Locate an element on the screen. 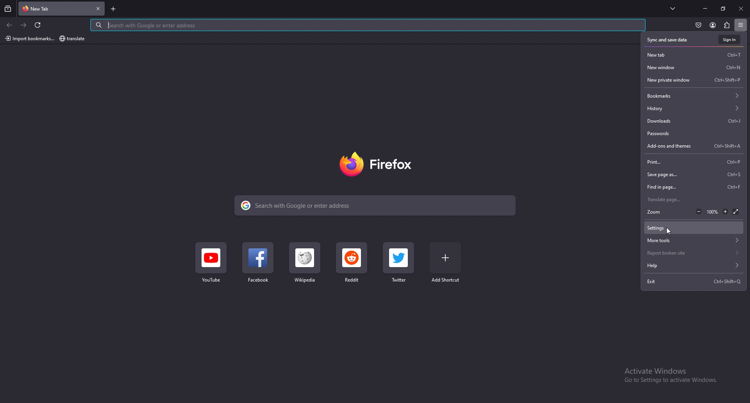  translate page is located at coordinates (693, 200).